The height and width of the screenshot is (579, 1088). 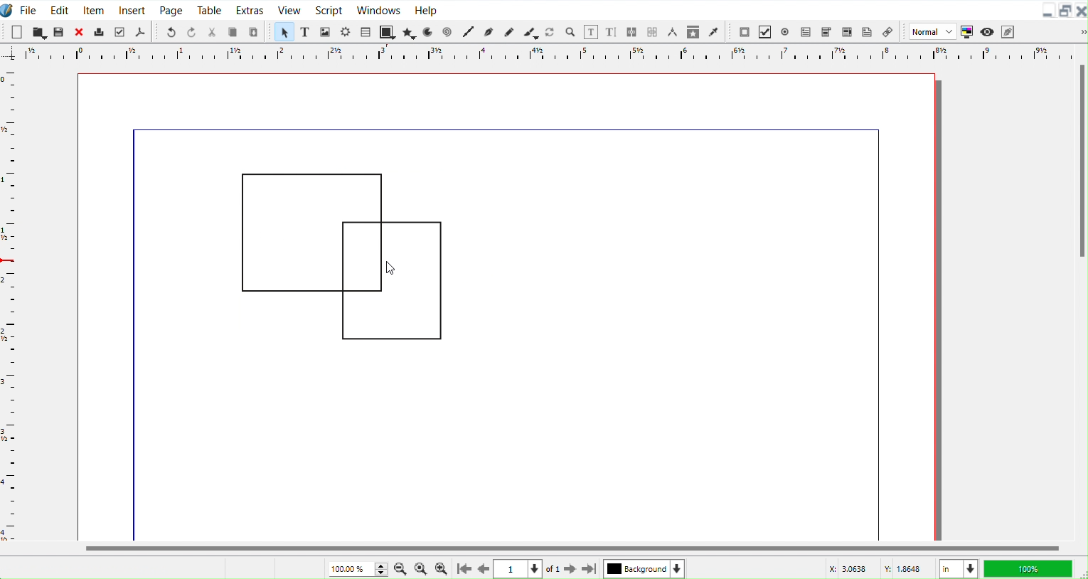 I want to click on Zoom In, so click(x=442, y=569).